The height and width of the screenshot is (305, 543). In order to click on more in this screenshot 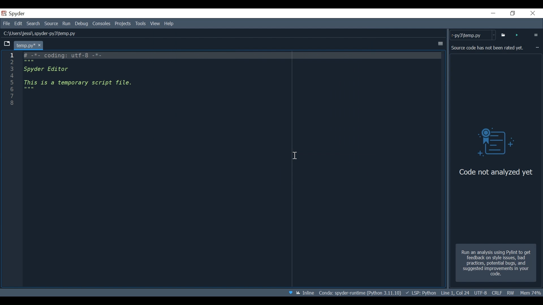, I will do `click(536, 47)`.